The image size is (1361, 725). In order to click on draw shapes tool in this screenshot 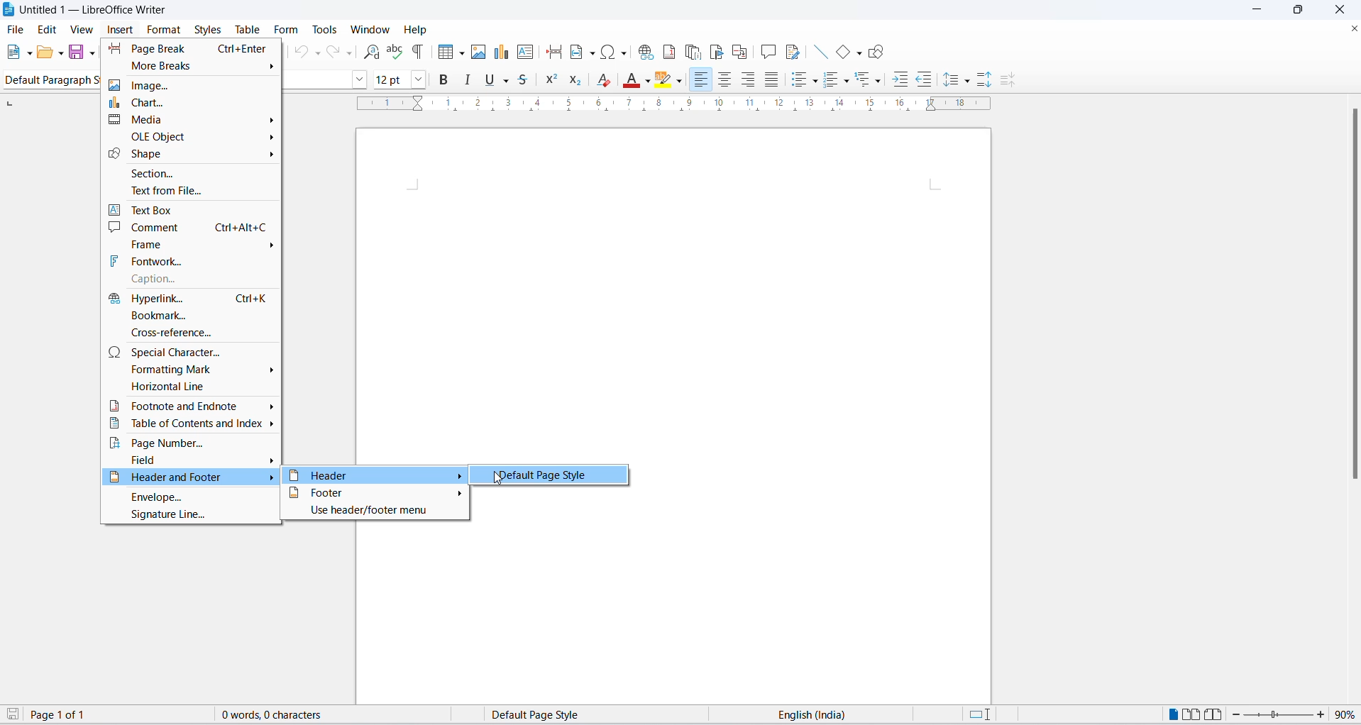, I will do `click(878, 52)`.